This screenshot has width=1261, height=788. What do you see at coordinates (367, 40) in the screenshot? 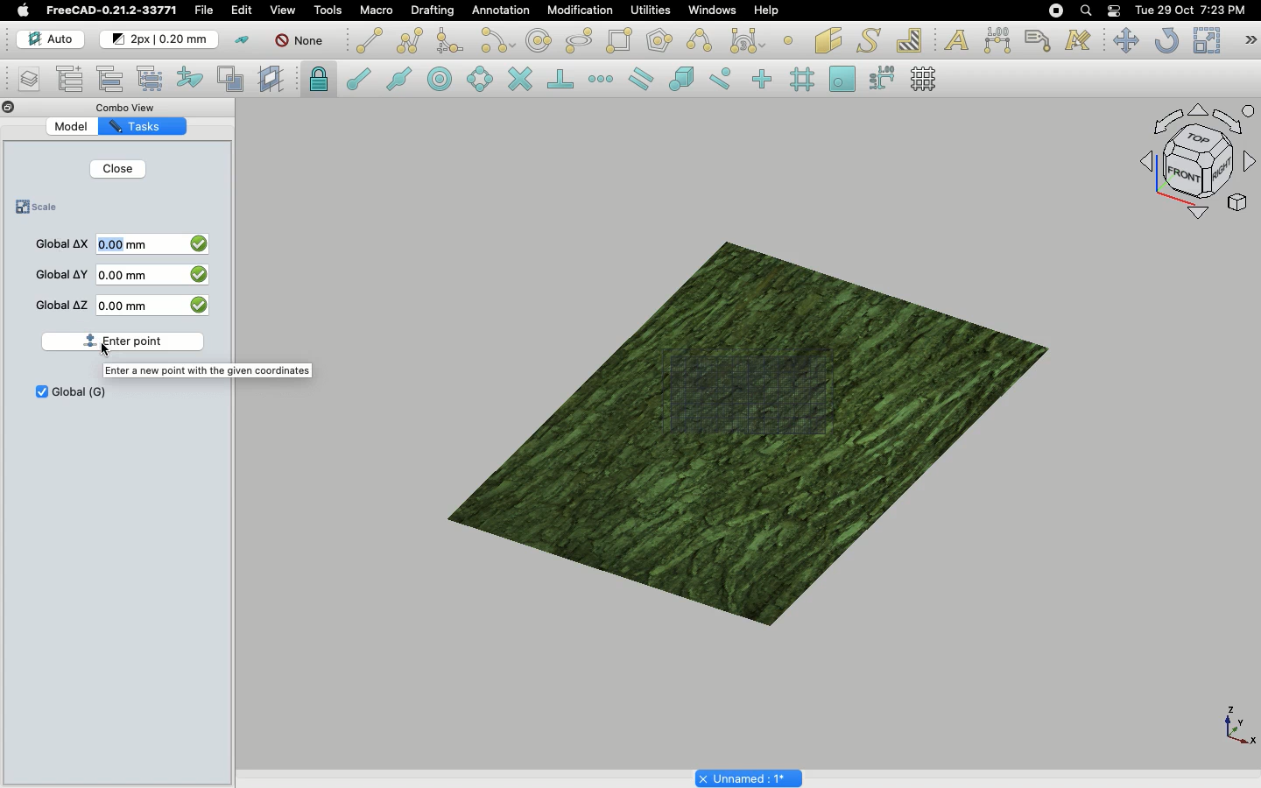
I see `Line` at bounding box center [367, 40].